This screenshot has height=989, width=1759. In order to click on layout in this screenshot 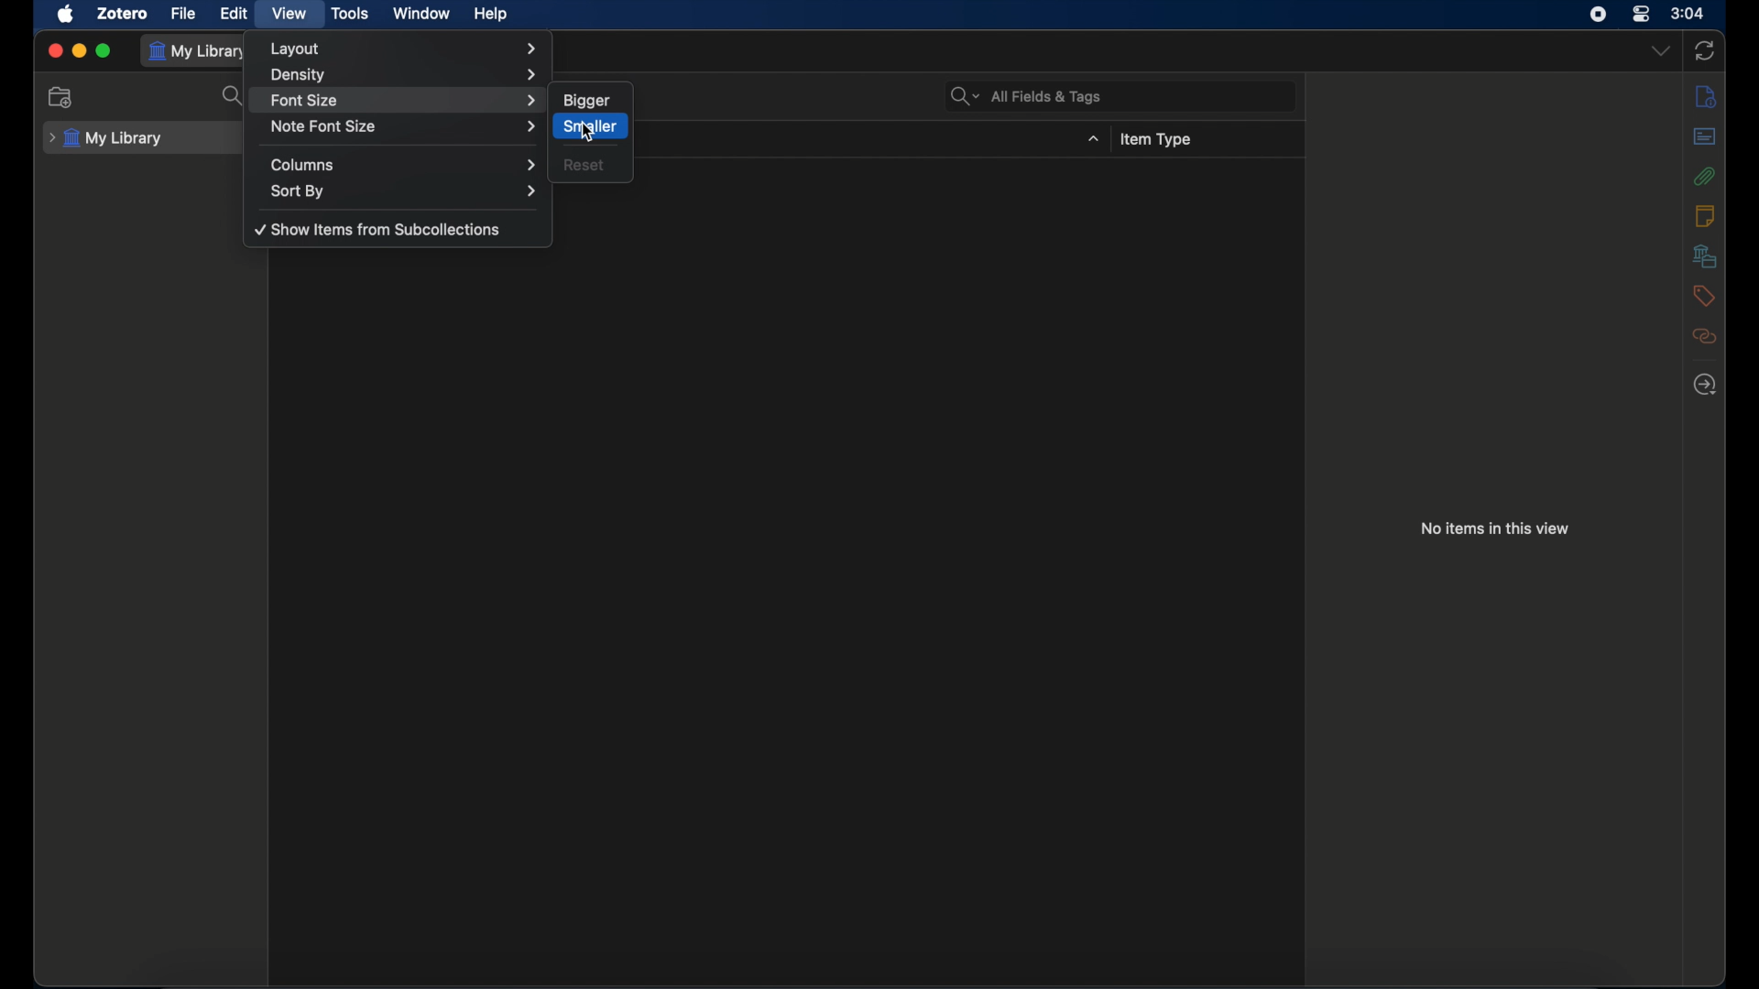, I will do `click(406, 49)`.